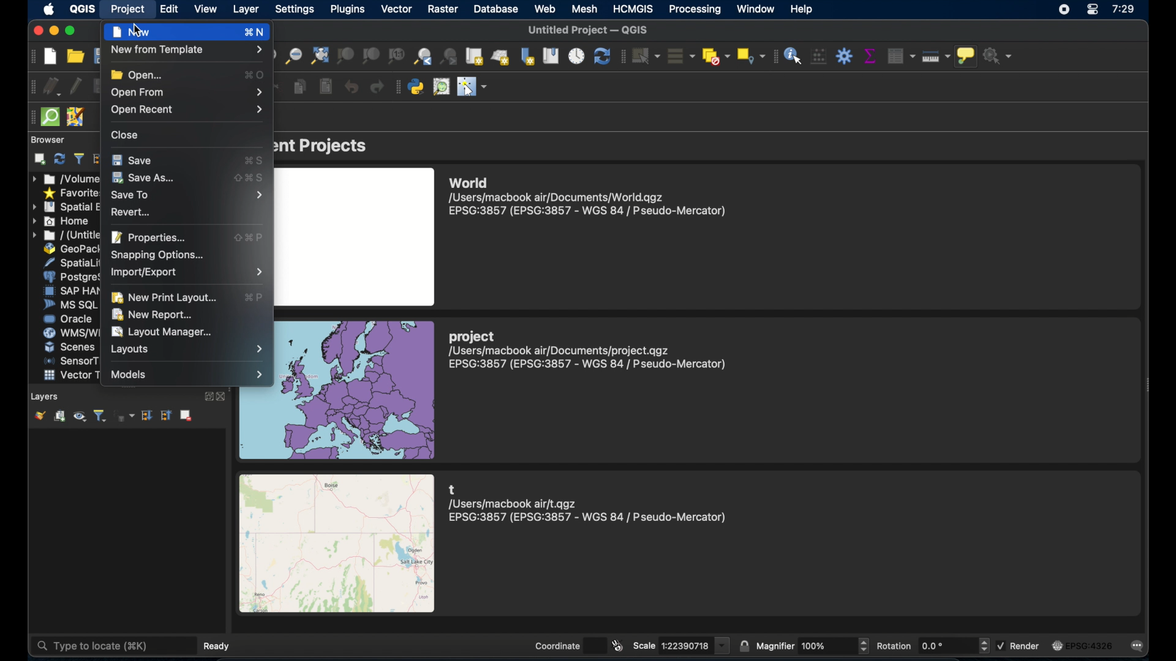  I want to click on EPSG:3857 (EPSG:3857 - WGS 84 | Pseudo-Mercator), so click(587, 364).